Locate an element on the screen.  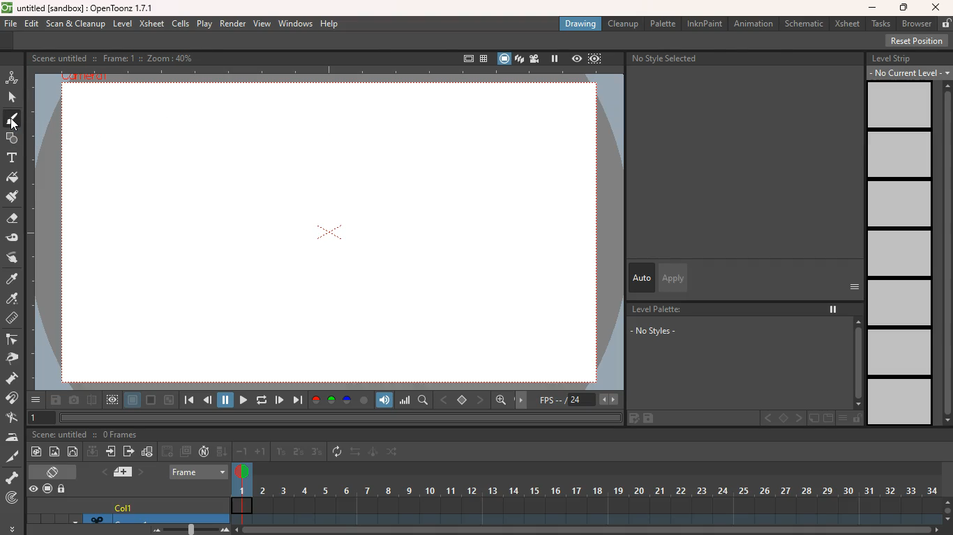
level strip is located at coordinates (892, 58).